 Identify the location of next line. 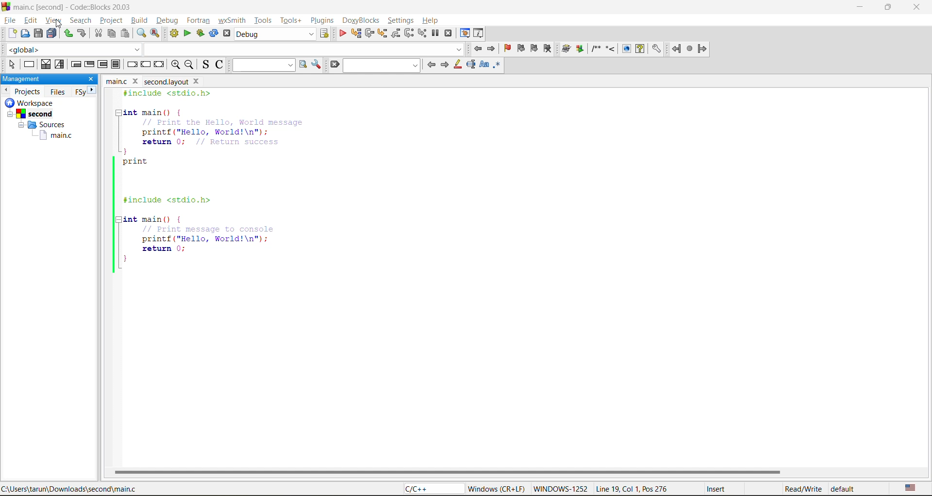
(369, 33).